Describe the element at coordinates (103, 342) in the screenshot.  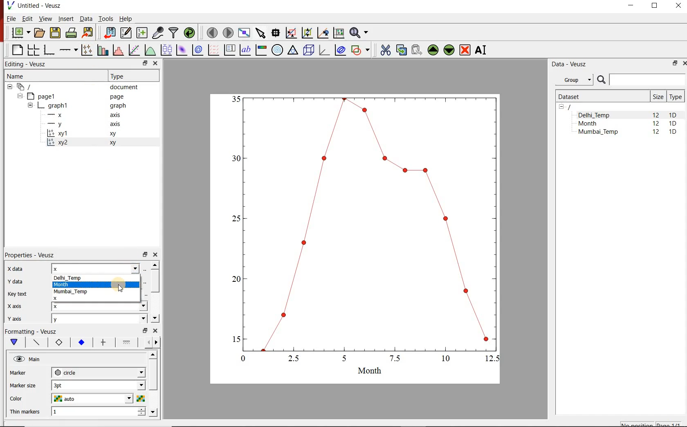
I see `major ticks` at that location.